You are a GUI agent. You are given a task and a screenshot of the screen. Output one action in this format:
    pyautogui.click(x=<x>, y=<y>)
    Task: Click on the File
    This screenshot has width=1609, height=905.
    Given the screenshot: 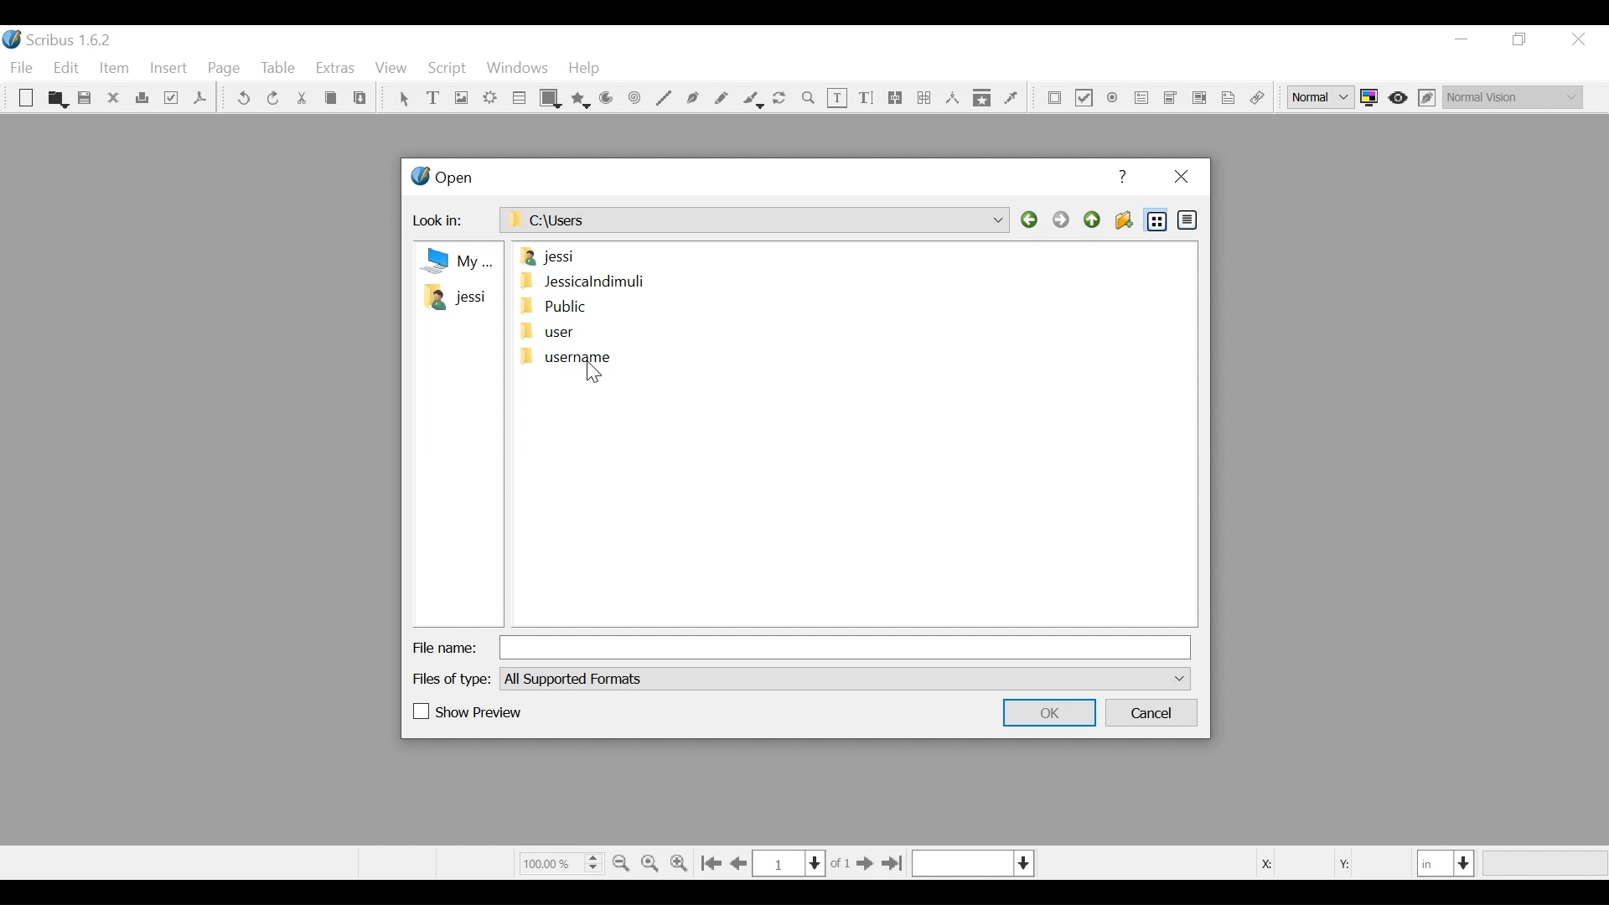 What is the action you would take?
    pyautogui.click(x=24, y=68)
    